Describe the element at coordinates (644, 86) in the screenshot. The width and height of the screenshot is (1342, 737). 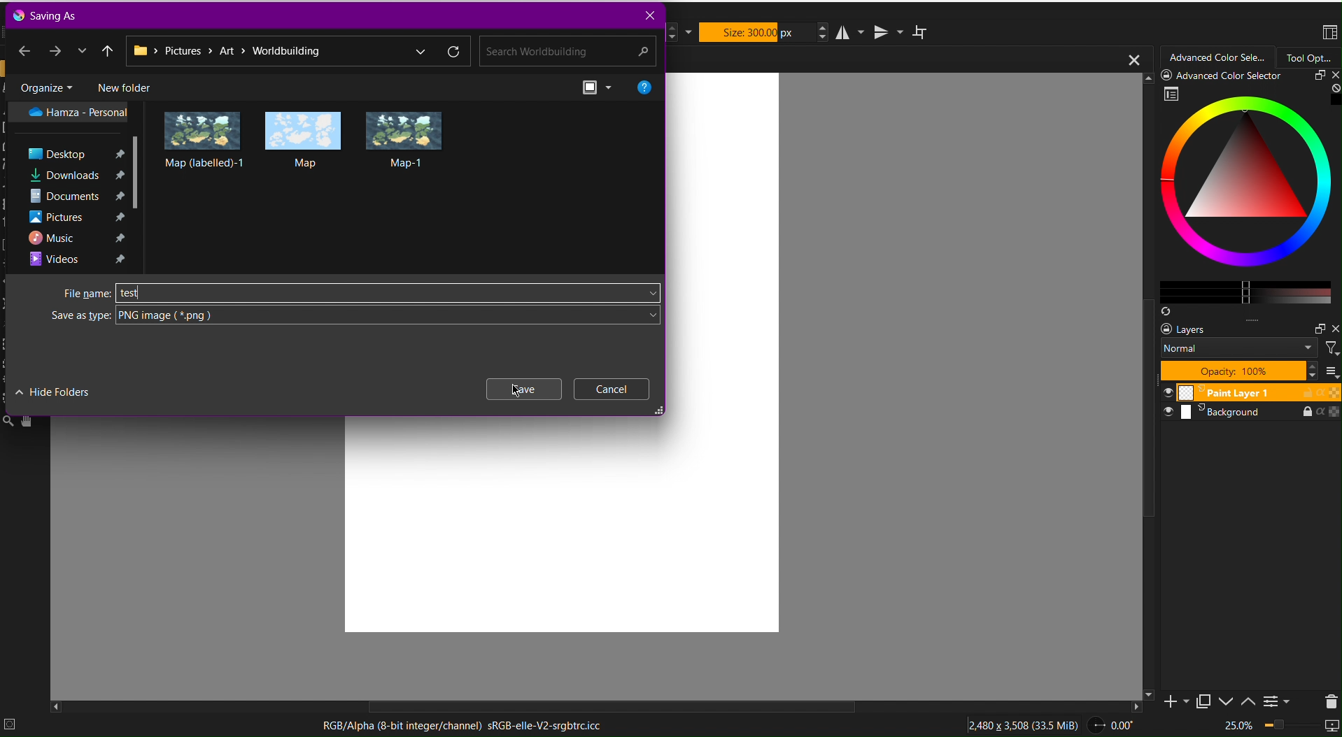
I see `Help` at that location.